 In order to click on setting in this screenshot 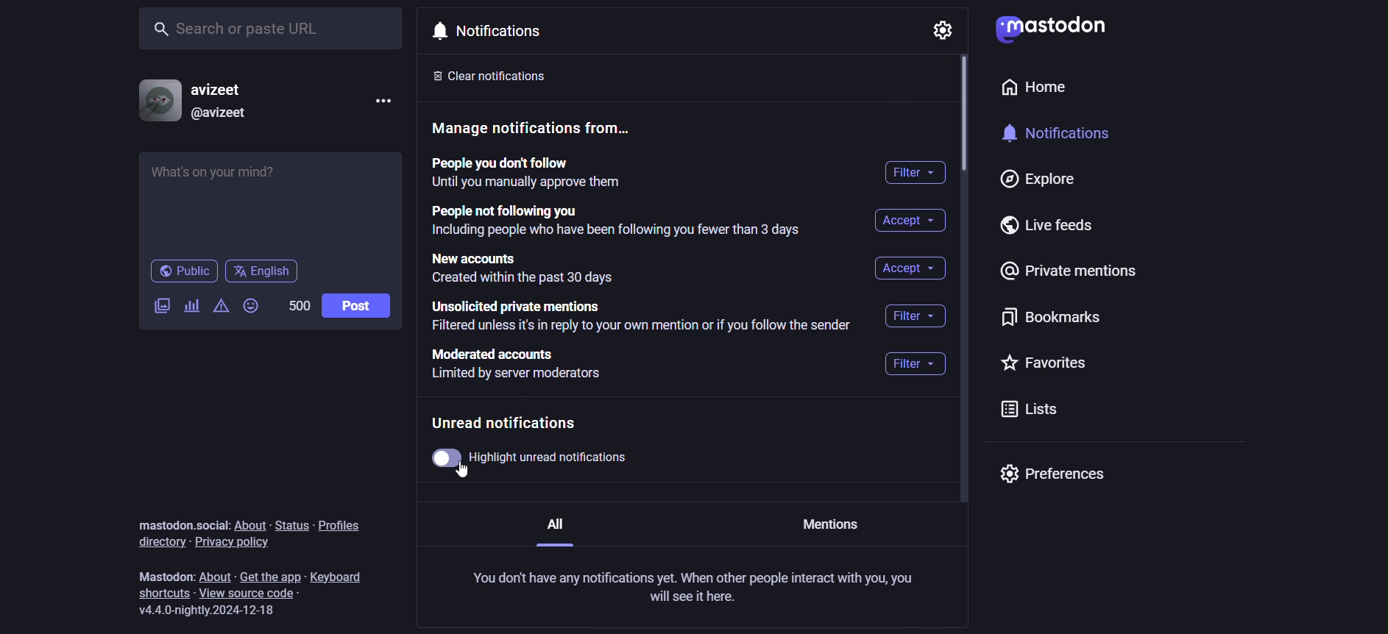, I will do `click(943, 30)`.